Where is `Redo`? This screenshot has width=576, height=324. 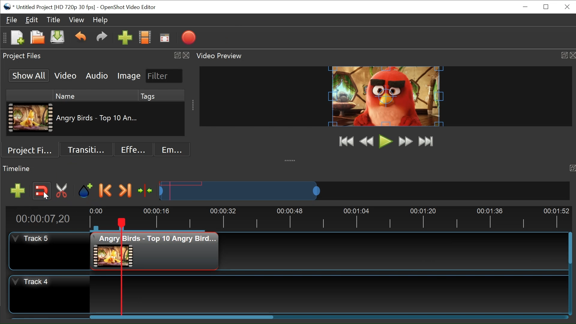 Redo is located at coordinates (101, 39).